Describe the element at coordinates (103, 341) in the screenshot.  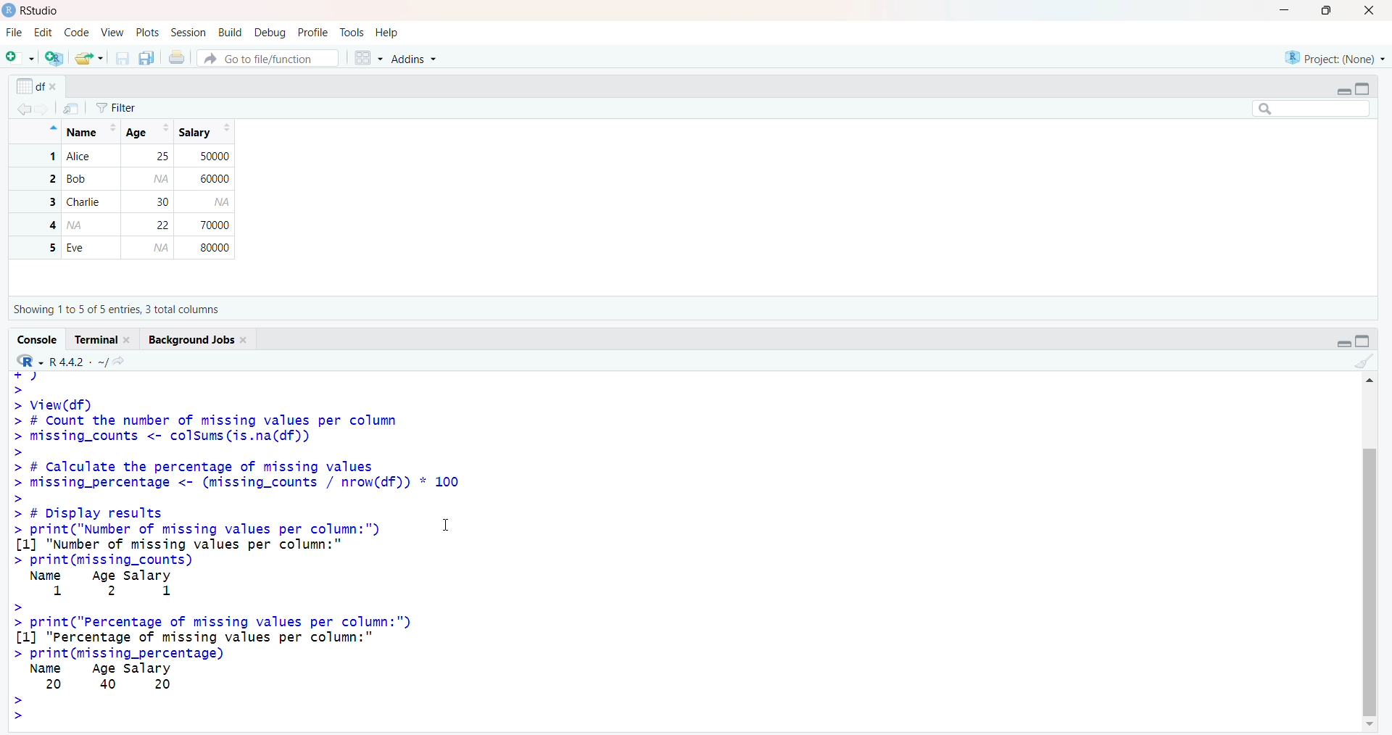
I see `Terminal` at that location.